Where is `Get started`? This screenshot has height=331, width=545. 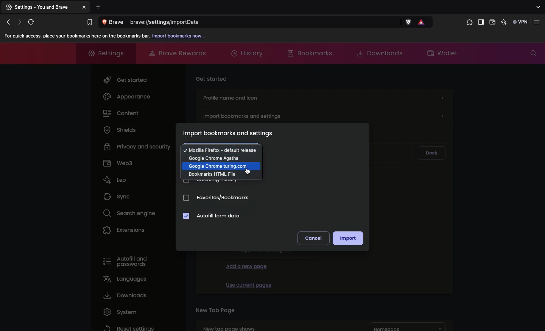 Get started is located at coordinates (212, 78).